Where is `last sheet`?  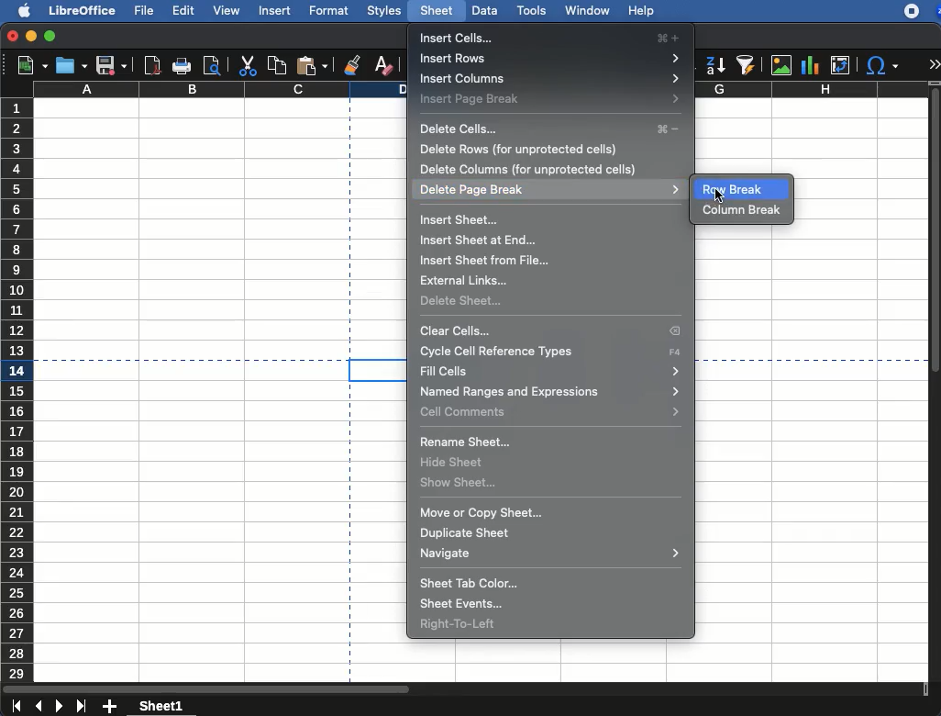 last sheet is located at coordinates (16, 707).